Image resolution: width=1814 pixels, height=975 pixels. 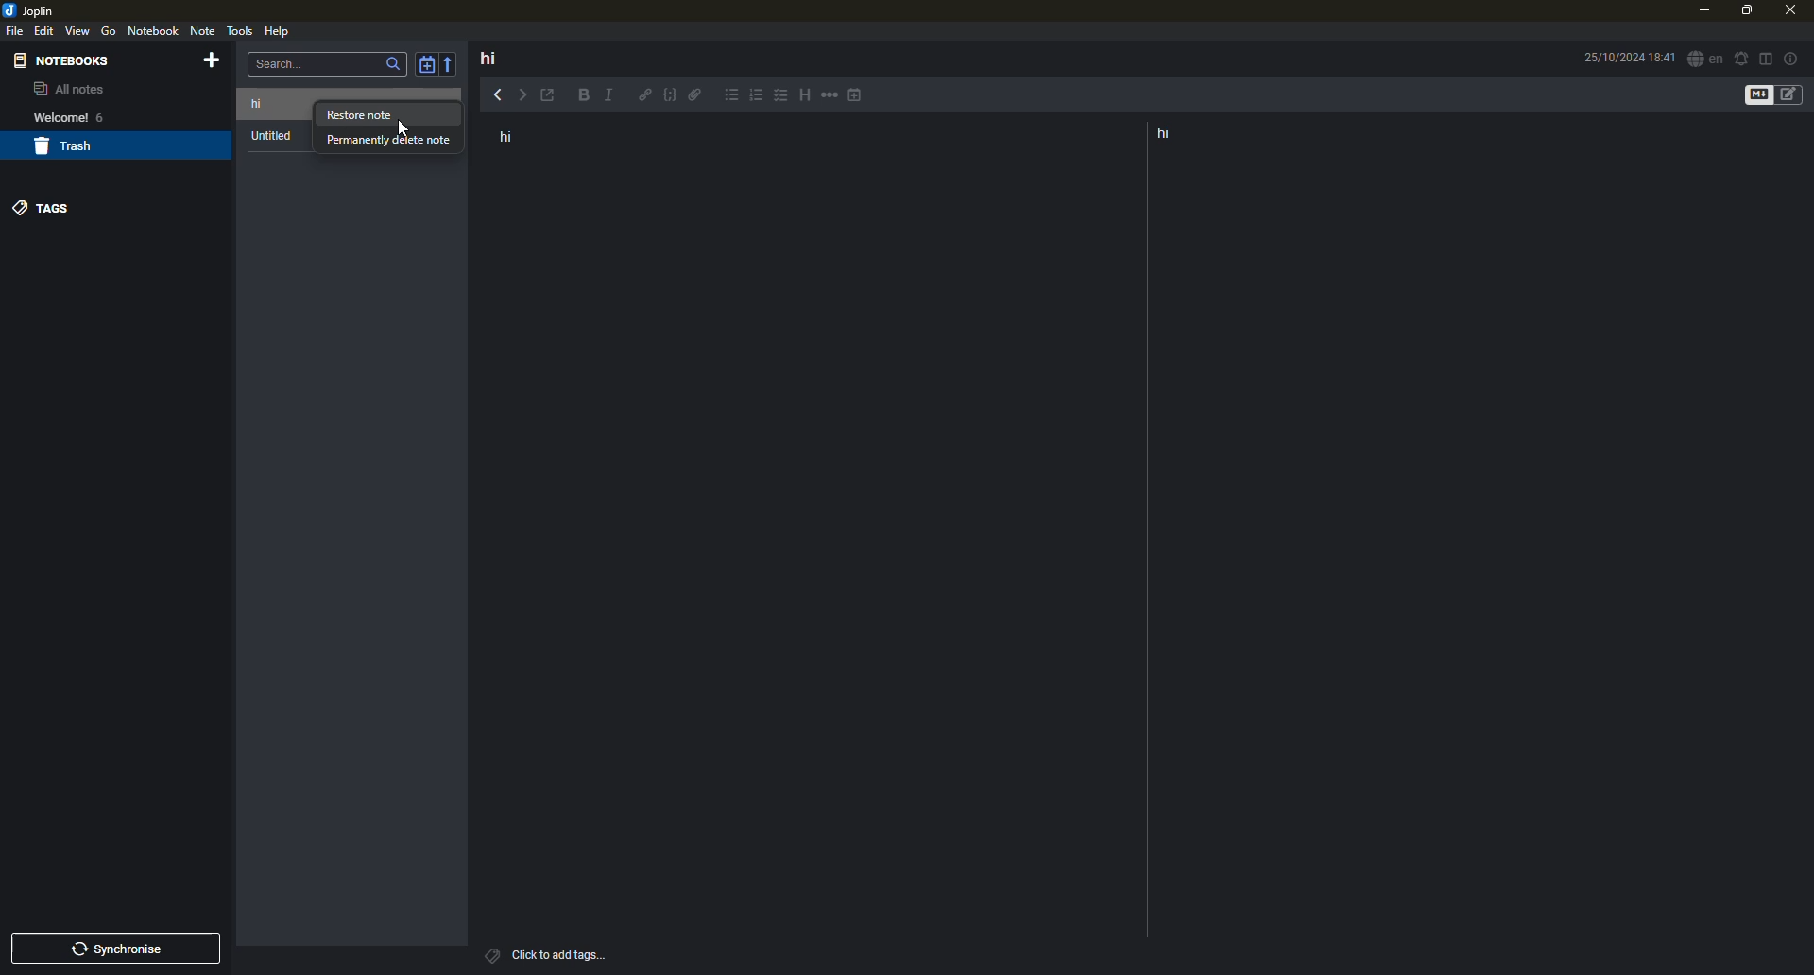 I want to click on tags, so click(x=45, y=206).